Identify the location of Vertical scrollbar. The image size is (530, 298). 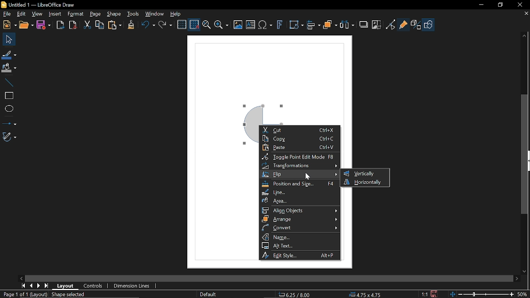
(525, 154).